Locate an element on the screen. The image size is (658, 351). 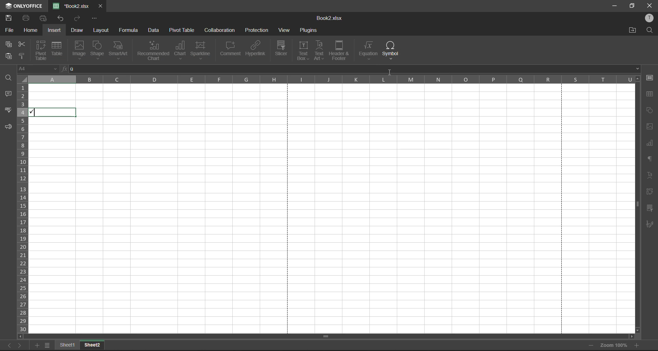
close is located at coordinates (650, 5).